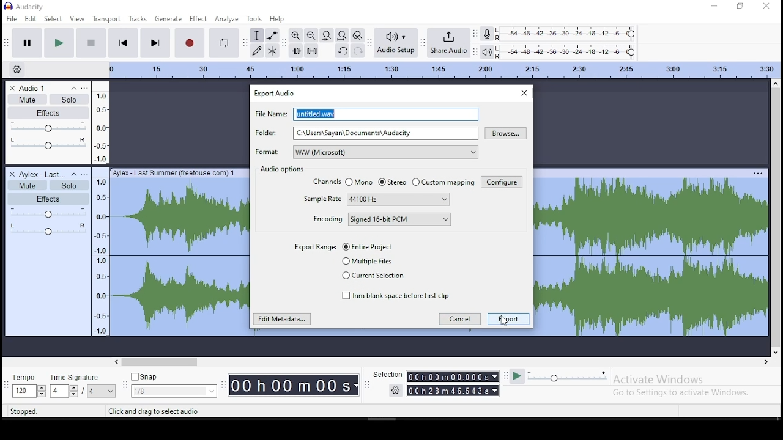 The width and height of the screenshot is (783, 440). I want to click on scroll bar, so click(448, 360).